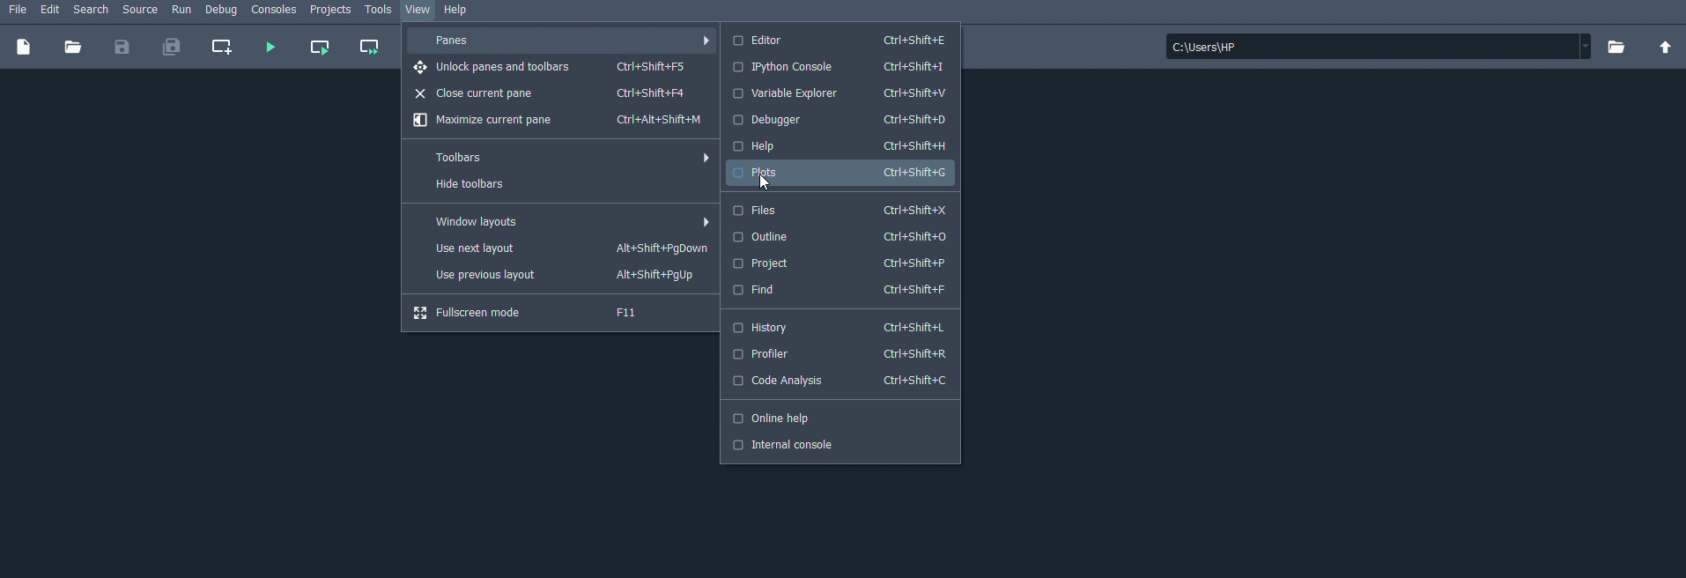 Image resolution: width=1686 pixels, height=578 pixels. What do you see at coordinates (1619, 48) in the screenshot?
I see `Browse a working directory` at bounding box center [1619, 48].